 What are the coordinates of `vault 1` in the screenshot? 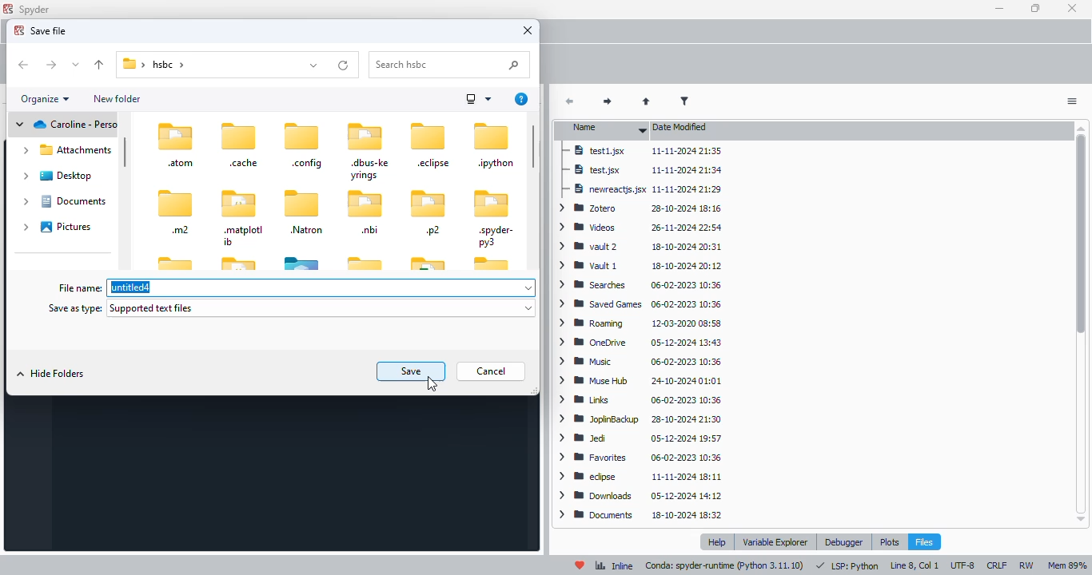 It's located at (586, 266).